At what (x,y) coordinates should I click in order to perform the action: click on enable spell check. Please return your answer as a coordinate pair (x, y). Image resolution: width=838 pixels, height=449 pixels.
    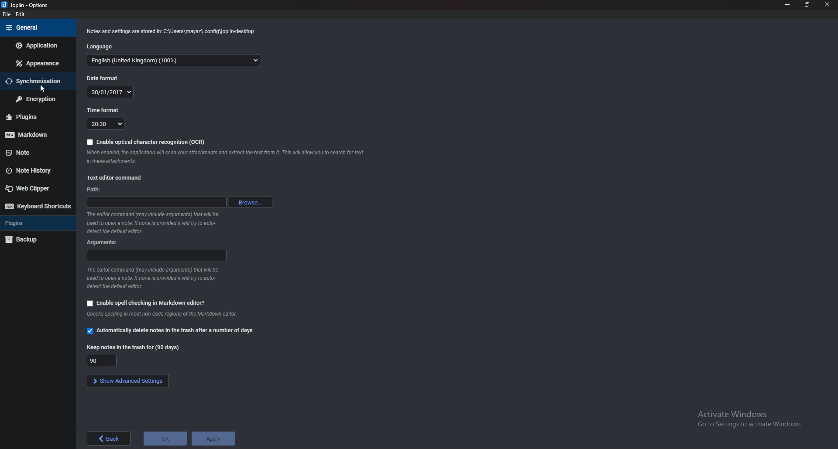
    Looking at the image, I should click on (146, 303).